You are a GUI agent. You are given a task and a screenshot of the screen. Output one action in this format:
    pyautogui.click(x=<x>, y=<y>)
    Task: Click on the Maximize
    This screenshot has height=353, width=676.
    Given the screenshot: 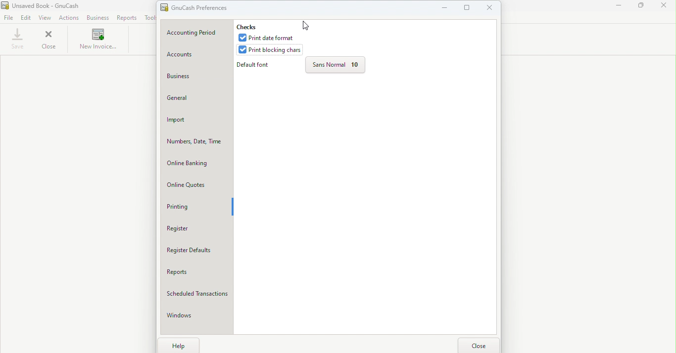 What is the action you would take?
    pyautogui.click(x=643, y=7)
    